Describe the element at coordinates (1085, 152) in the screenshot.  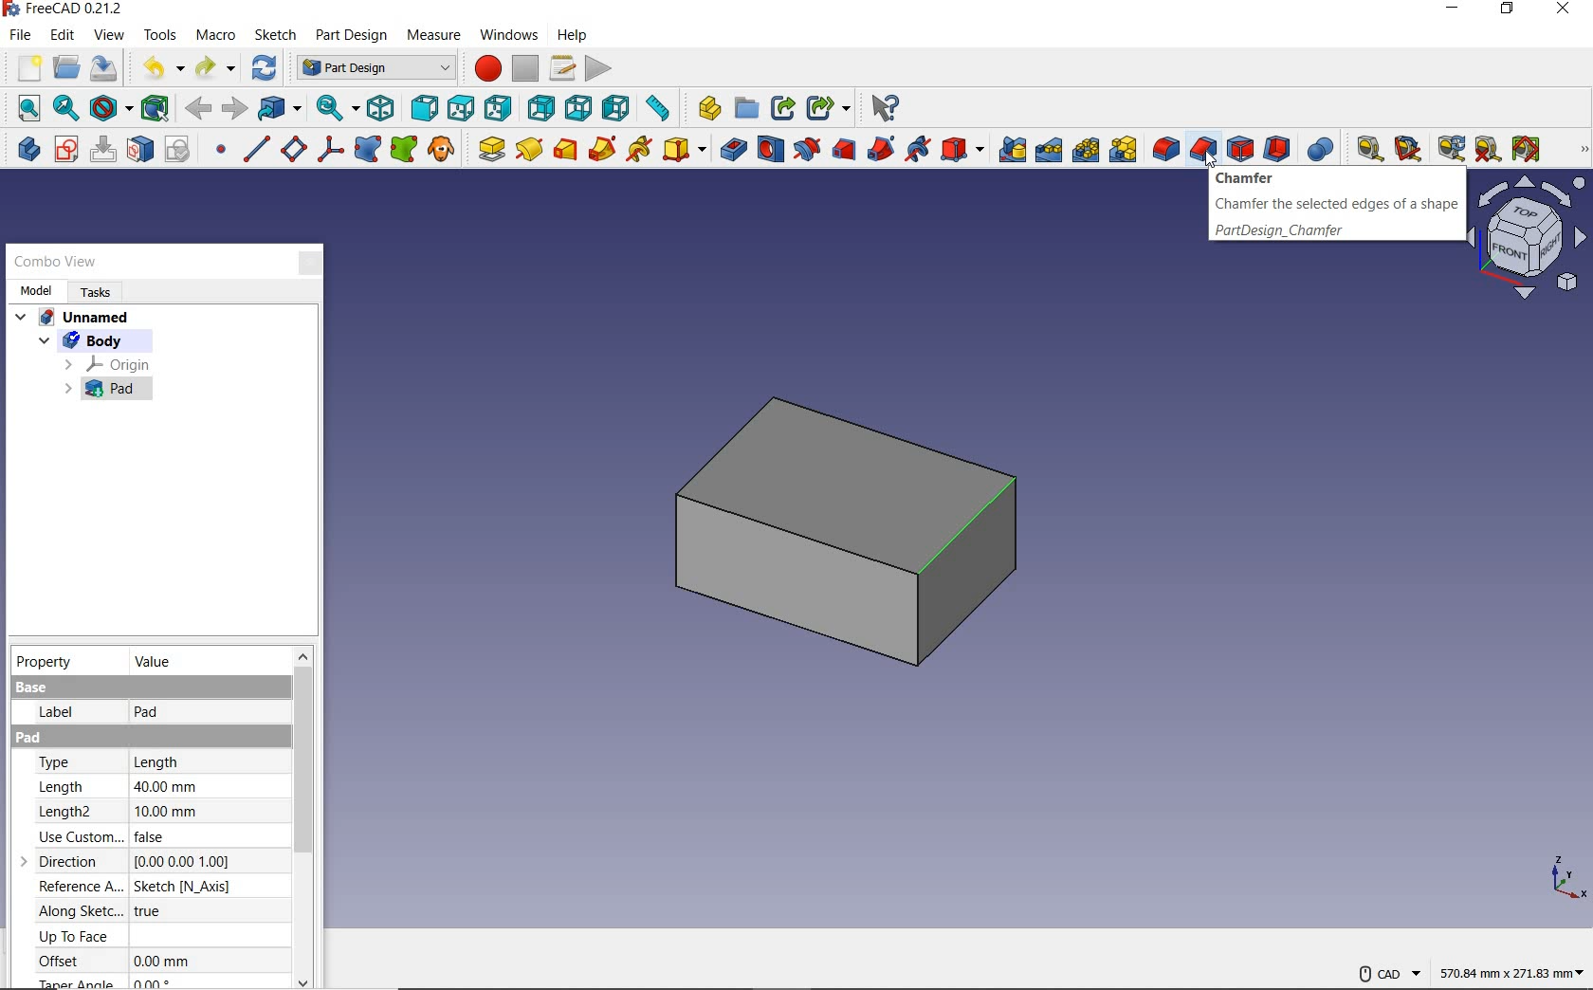
I see `pollarpattern` at that location.